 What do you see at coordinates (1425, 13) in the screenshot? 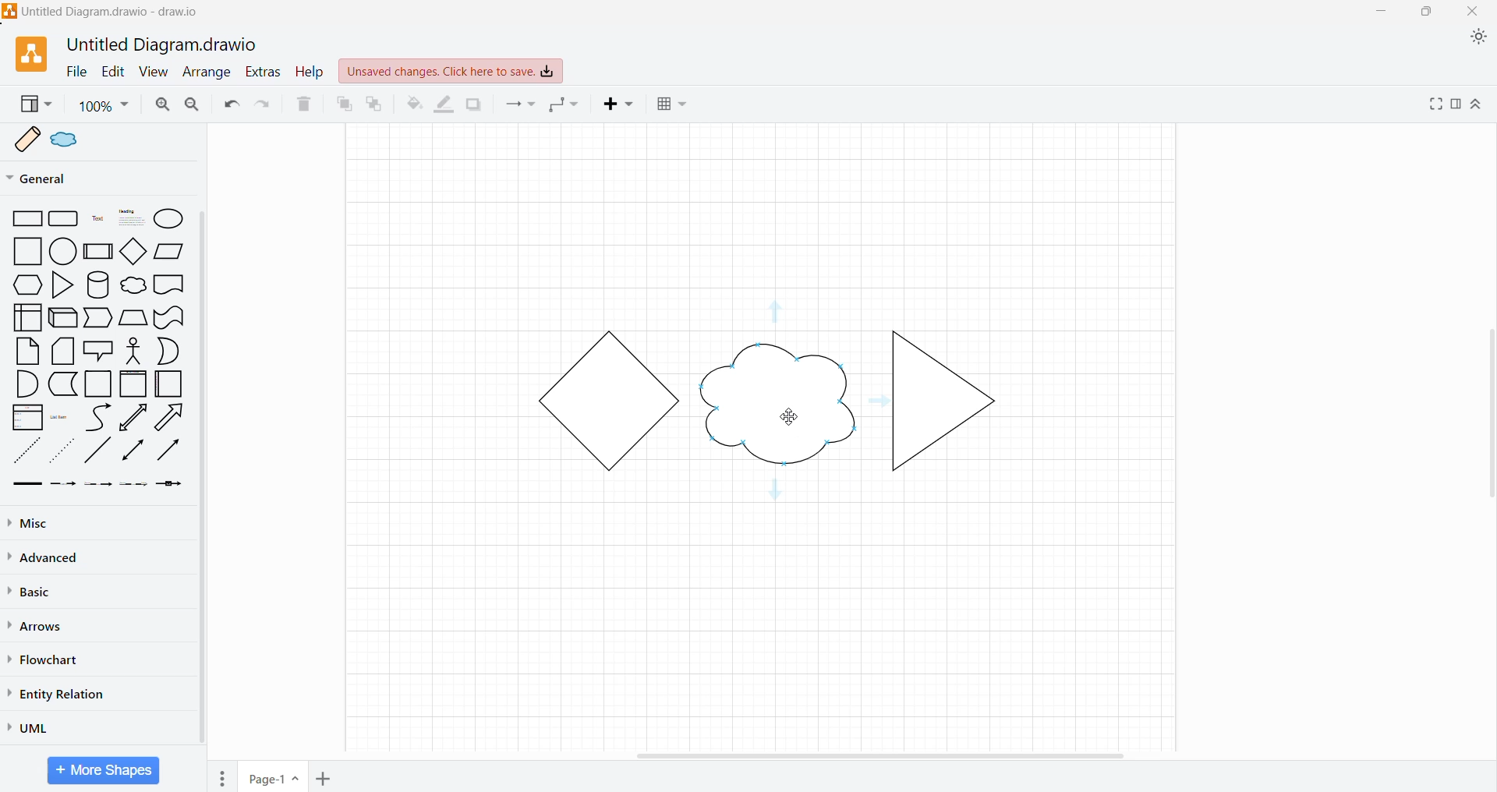
I see `Restore Down` at bounding box center [1425, 13].